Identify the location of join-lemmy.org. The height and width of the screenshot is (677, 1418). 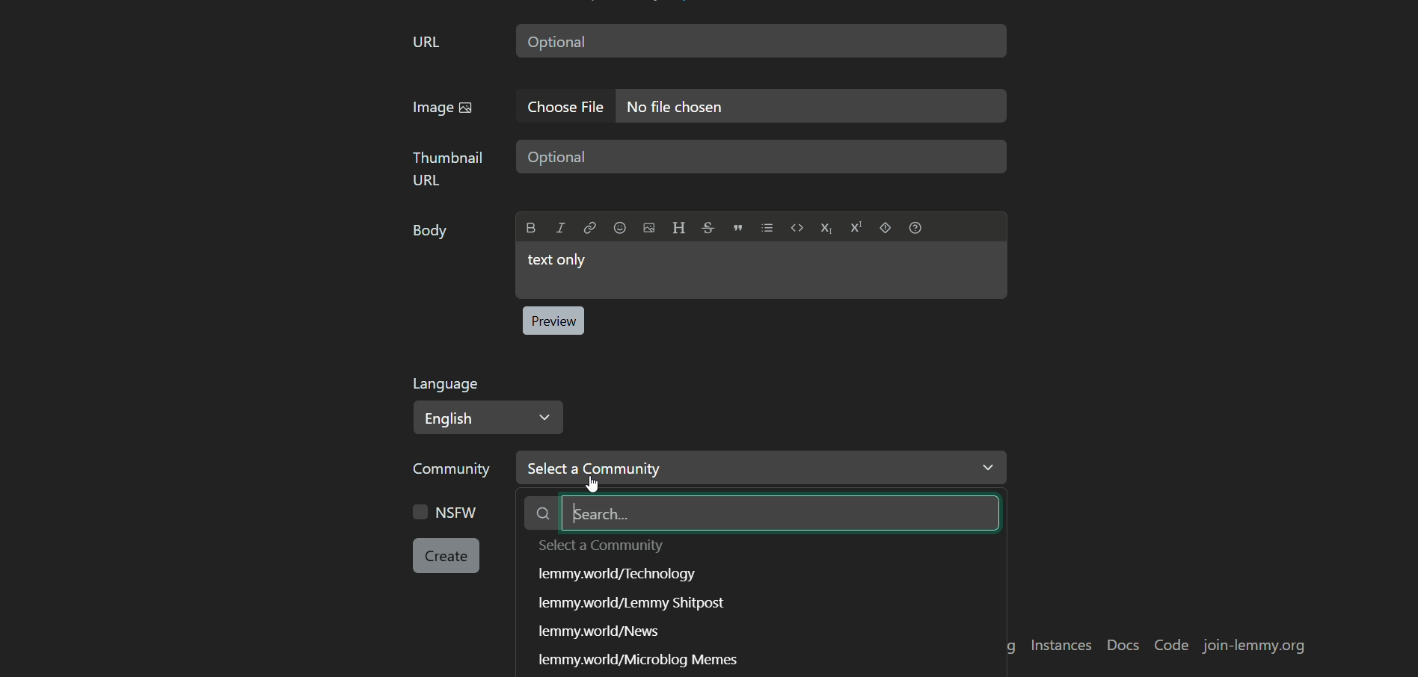
(1253, 646).